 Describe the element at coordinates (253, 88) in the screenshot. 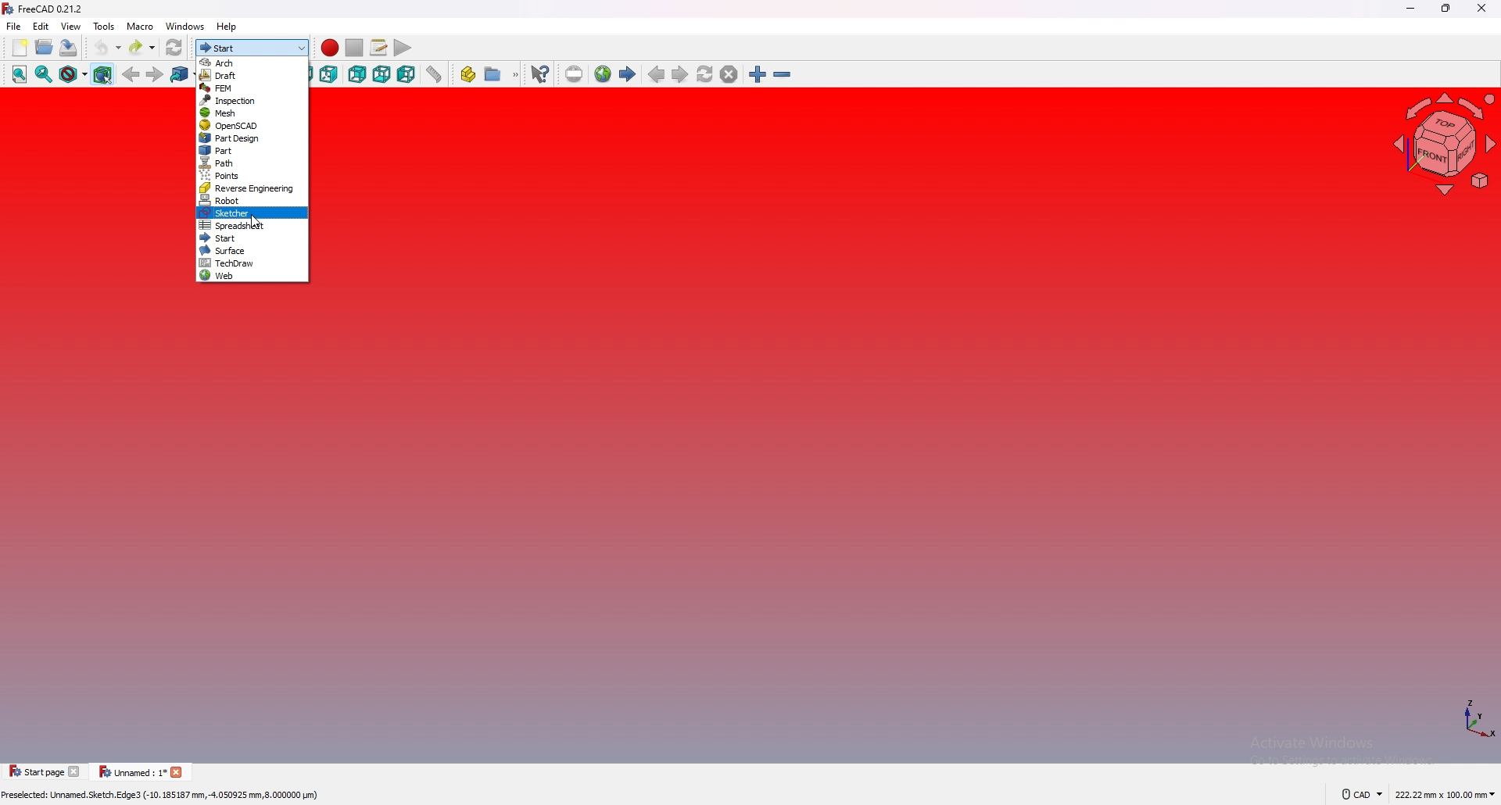

I see `fem` at that location.